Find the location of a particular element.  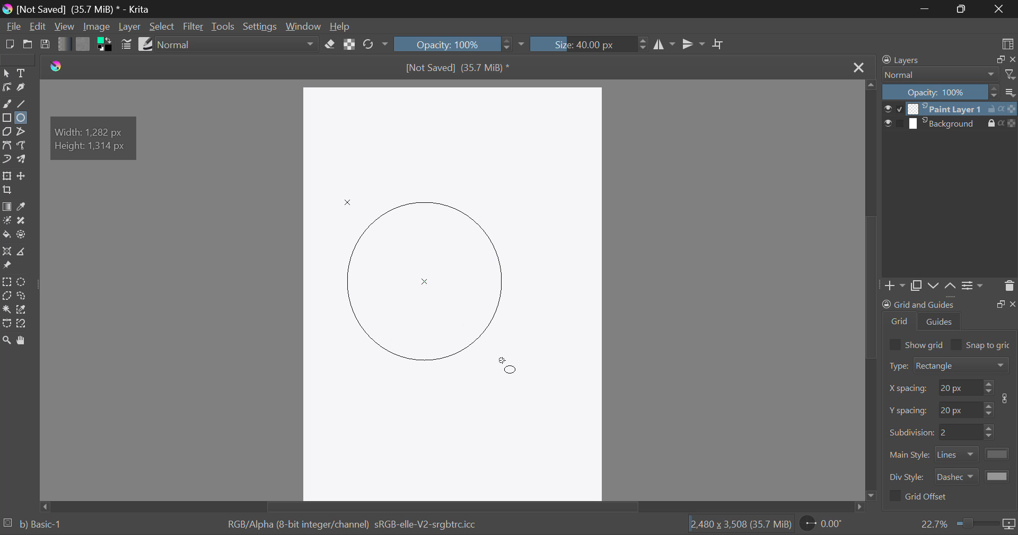

height: 1314 px is located at coordinates (95, 147).